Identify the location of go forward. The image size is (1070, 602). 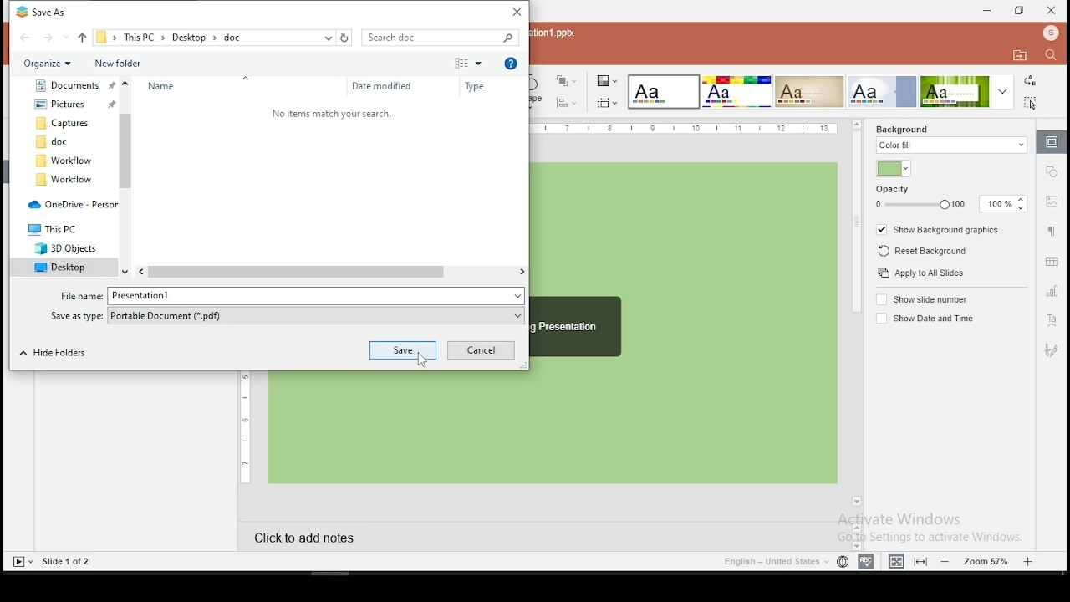
(54, 38).